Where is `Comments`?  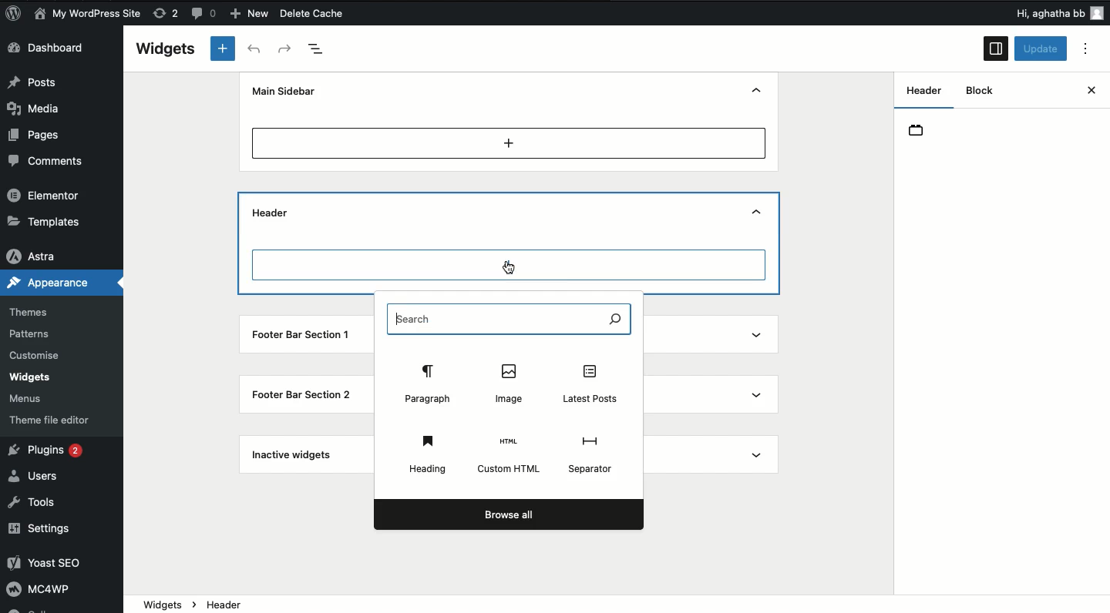 Comments is located at coordinates (49, 161).